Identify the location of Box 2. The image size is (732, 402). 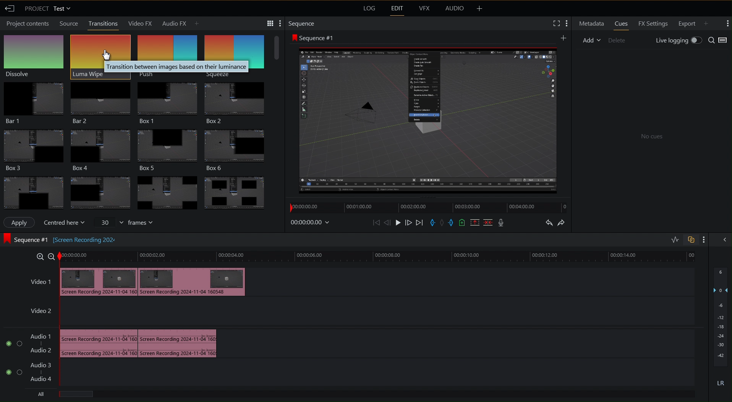
(238, 101).